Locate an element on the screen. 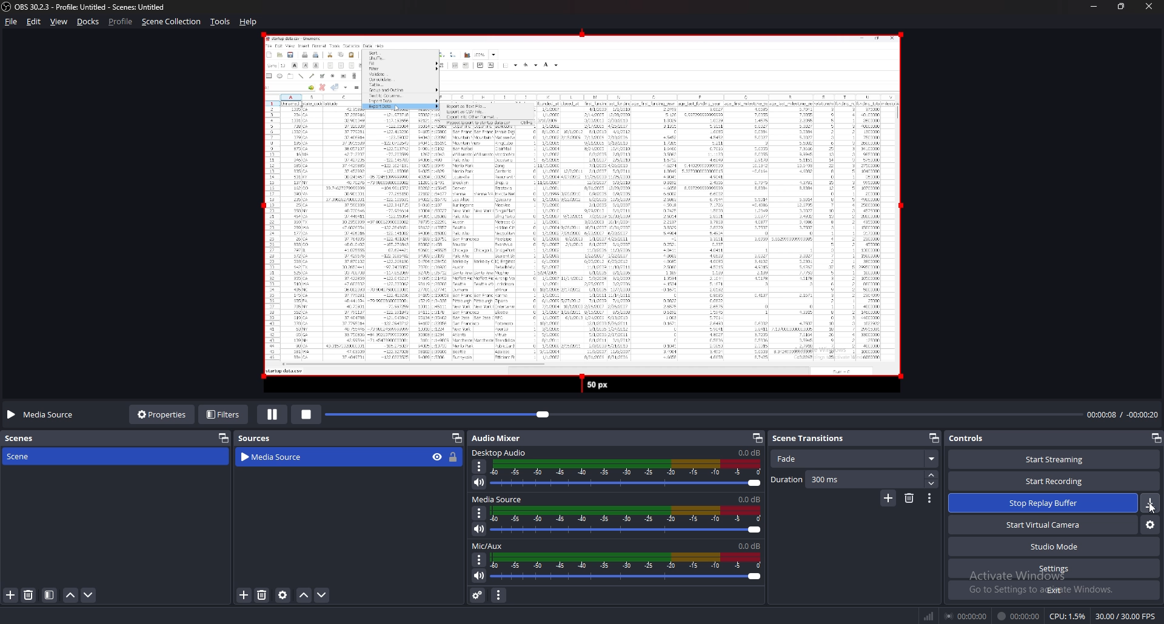  docks is located at coordinates (89, 21).